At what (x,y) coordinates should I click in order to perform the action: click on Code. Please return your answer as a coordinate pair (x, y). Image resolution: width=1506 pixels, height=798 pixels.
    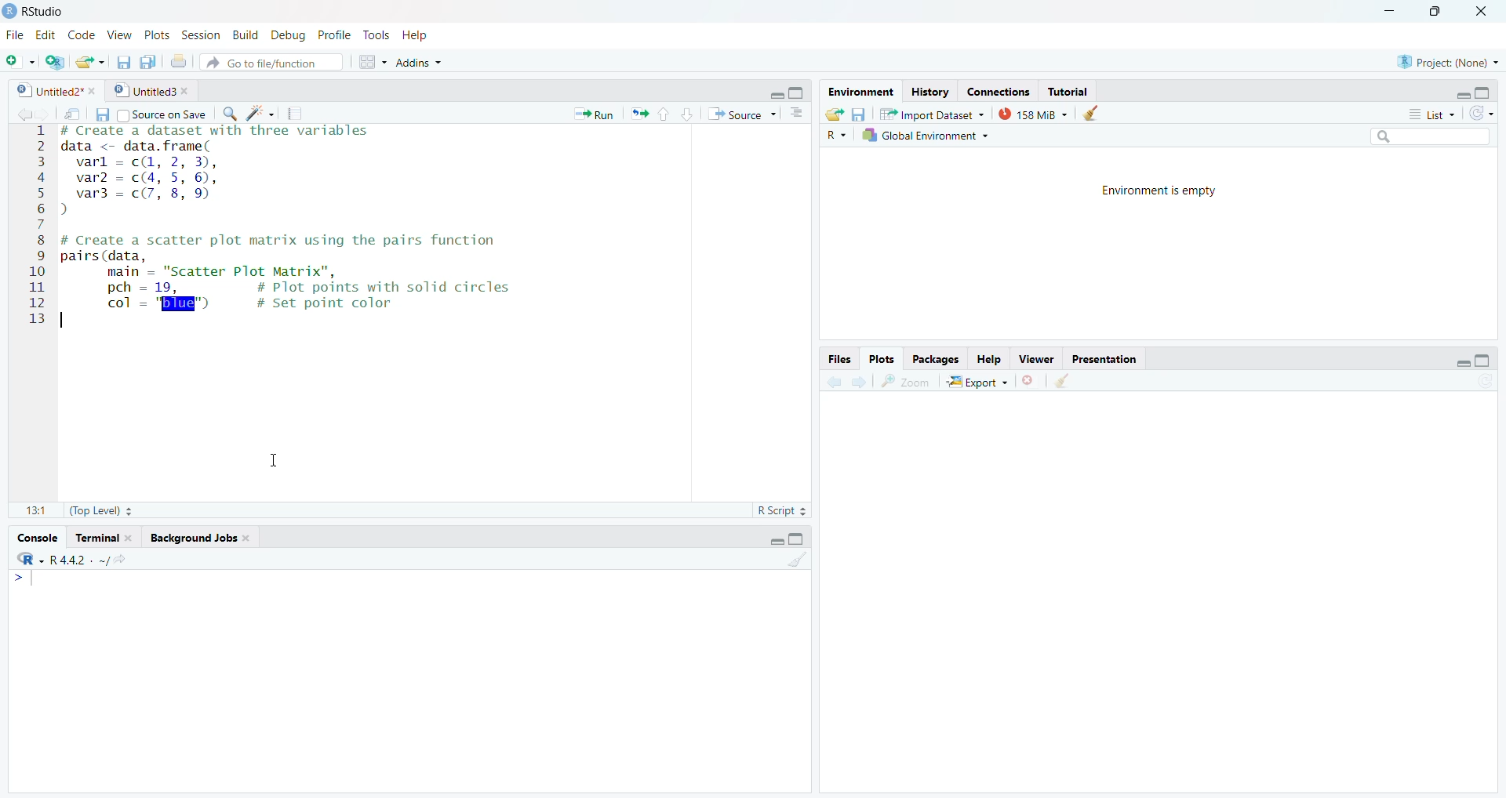
    Looking at the image, I should click on (82, 34).